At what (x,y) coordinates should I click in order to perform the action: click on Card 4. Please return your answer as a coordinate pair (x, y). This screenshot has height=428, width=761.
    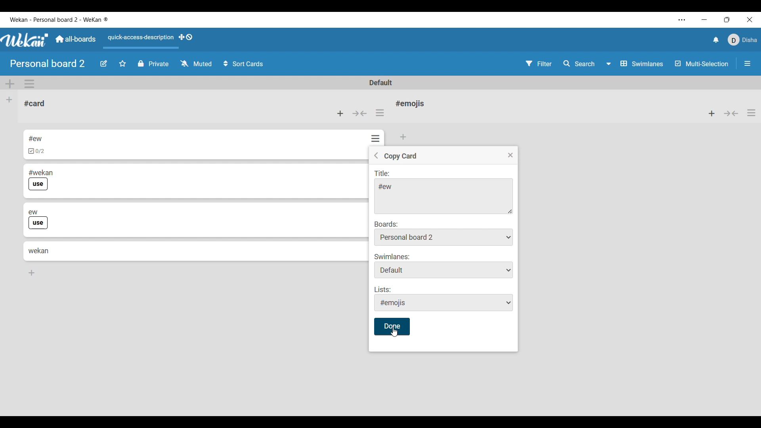
    Looking at the image, I should click on (39, 250).